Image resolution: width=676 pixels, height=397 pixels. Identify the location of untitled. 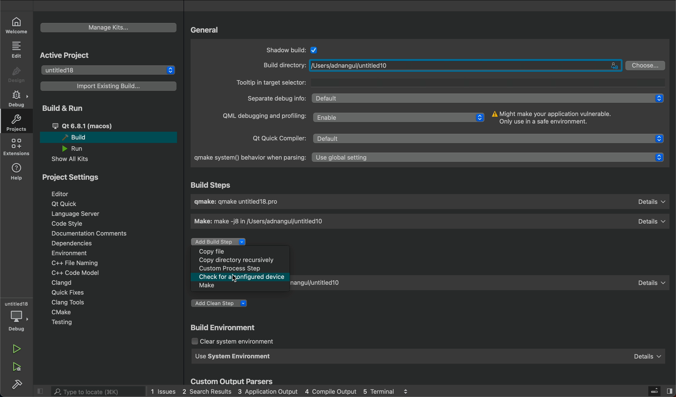
(15, 303).